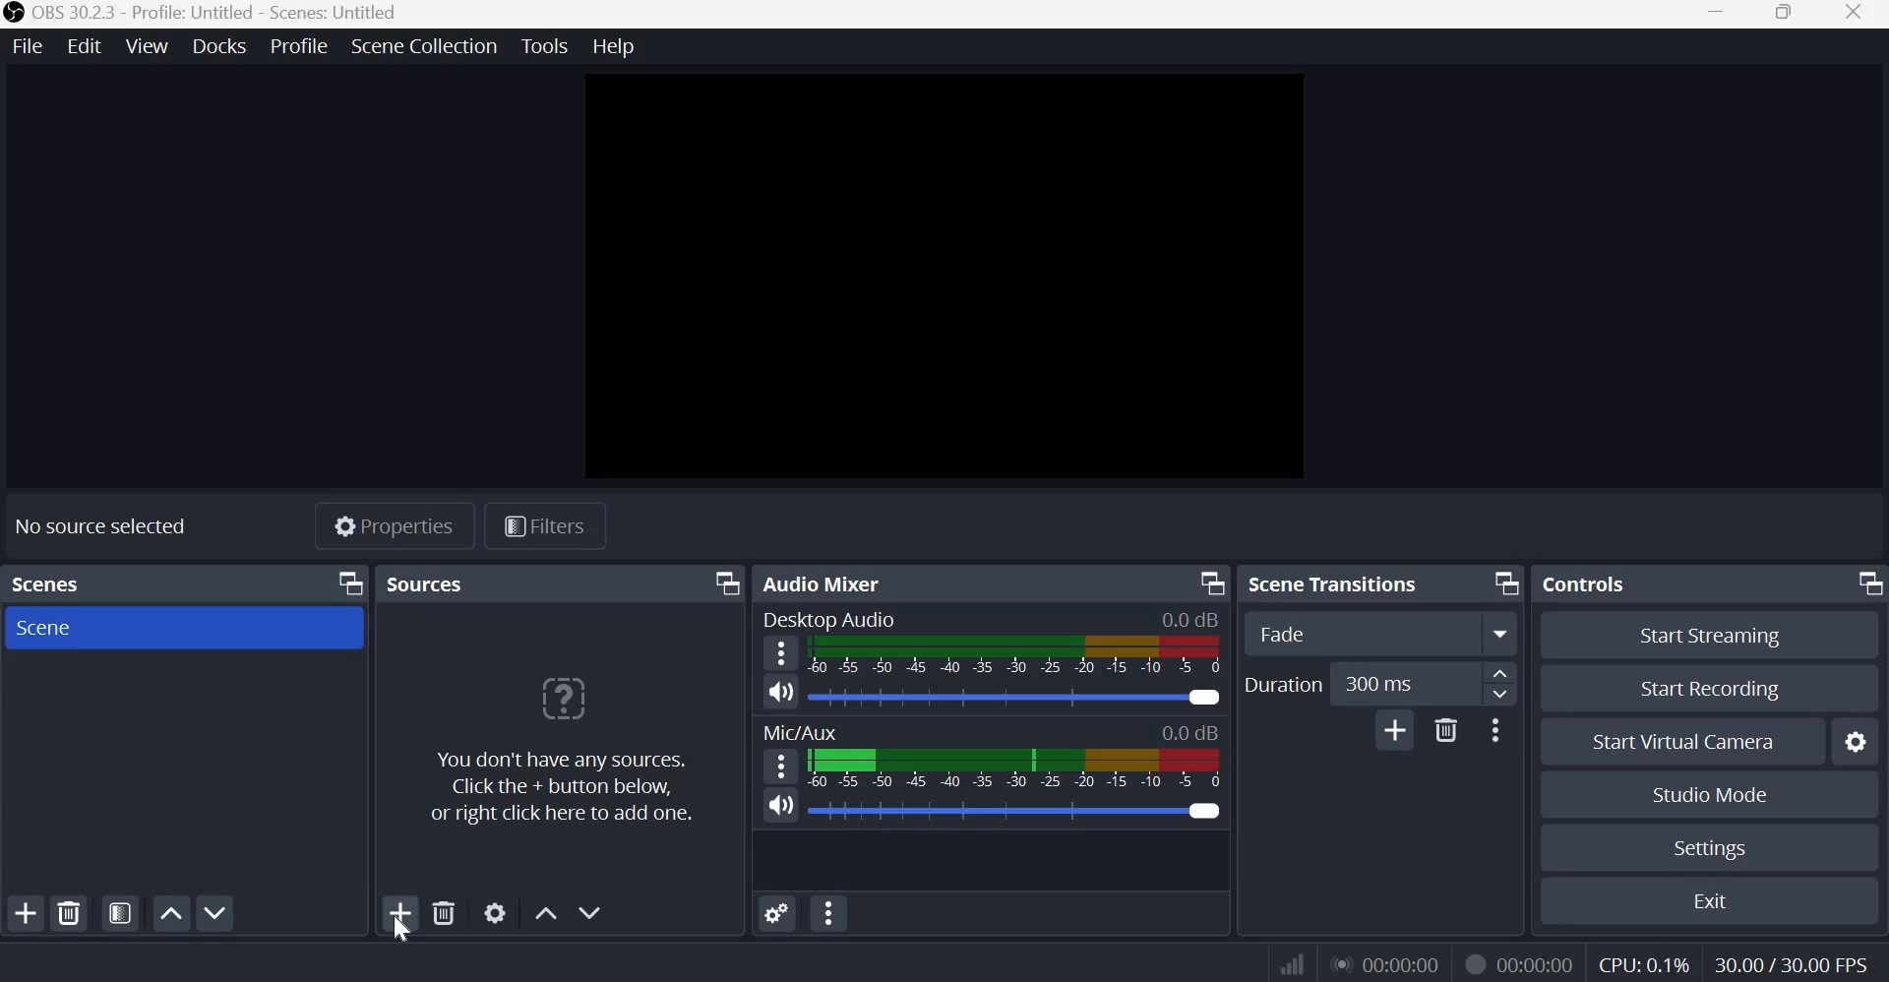 The height and width of the screenshot is (982, 1889). I want to click on Fade, so click(1342, 632).